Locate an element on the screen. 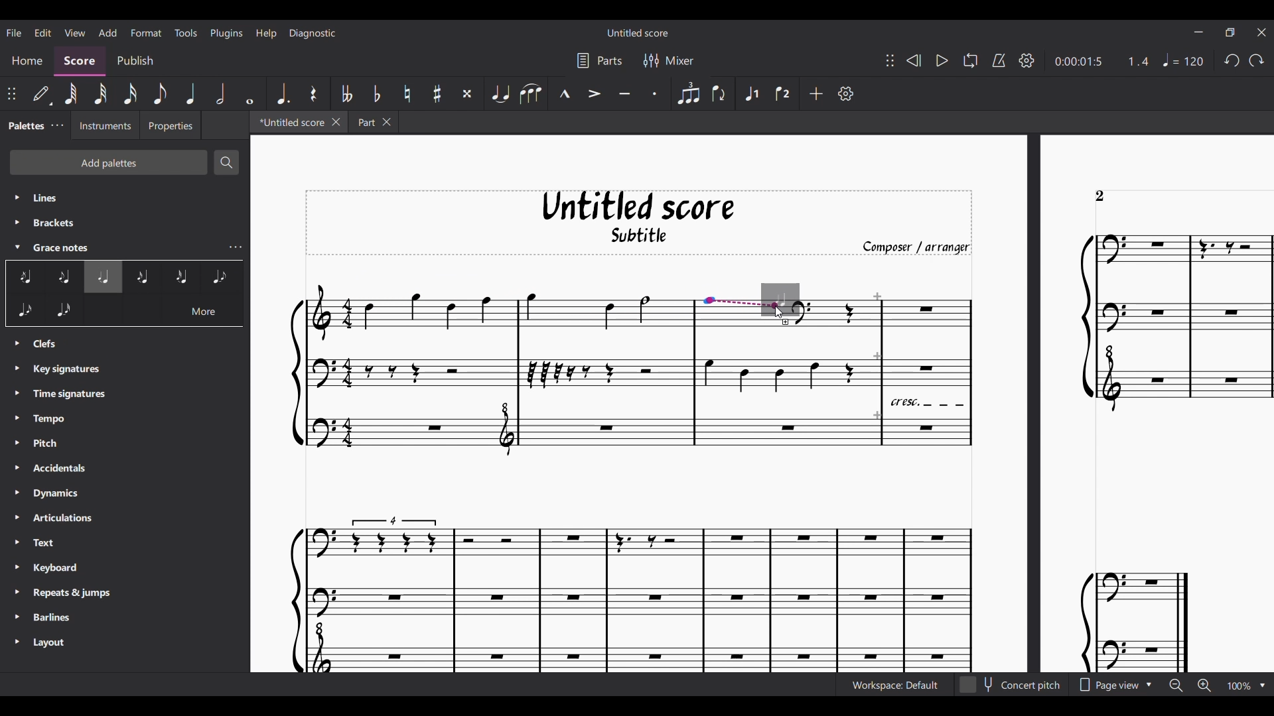 The image size is (1274, 716). options to change page view is located at coordinates (1118, 686).